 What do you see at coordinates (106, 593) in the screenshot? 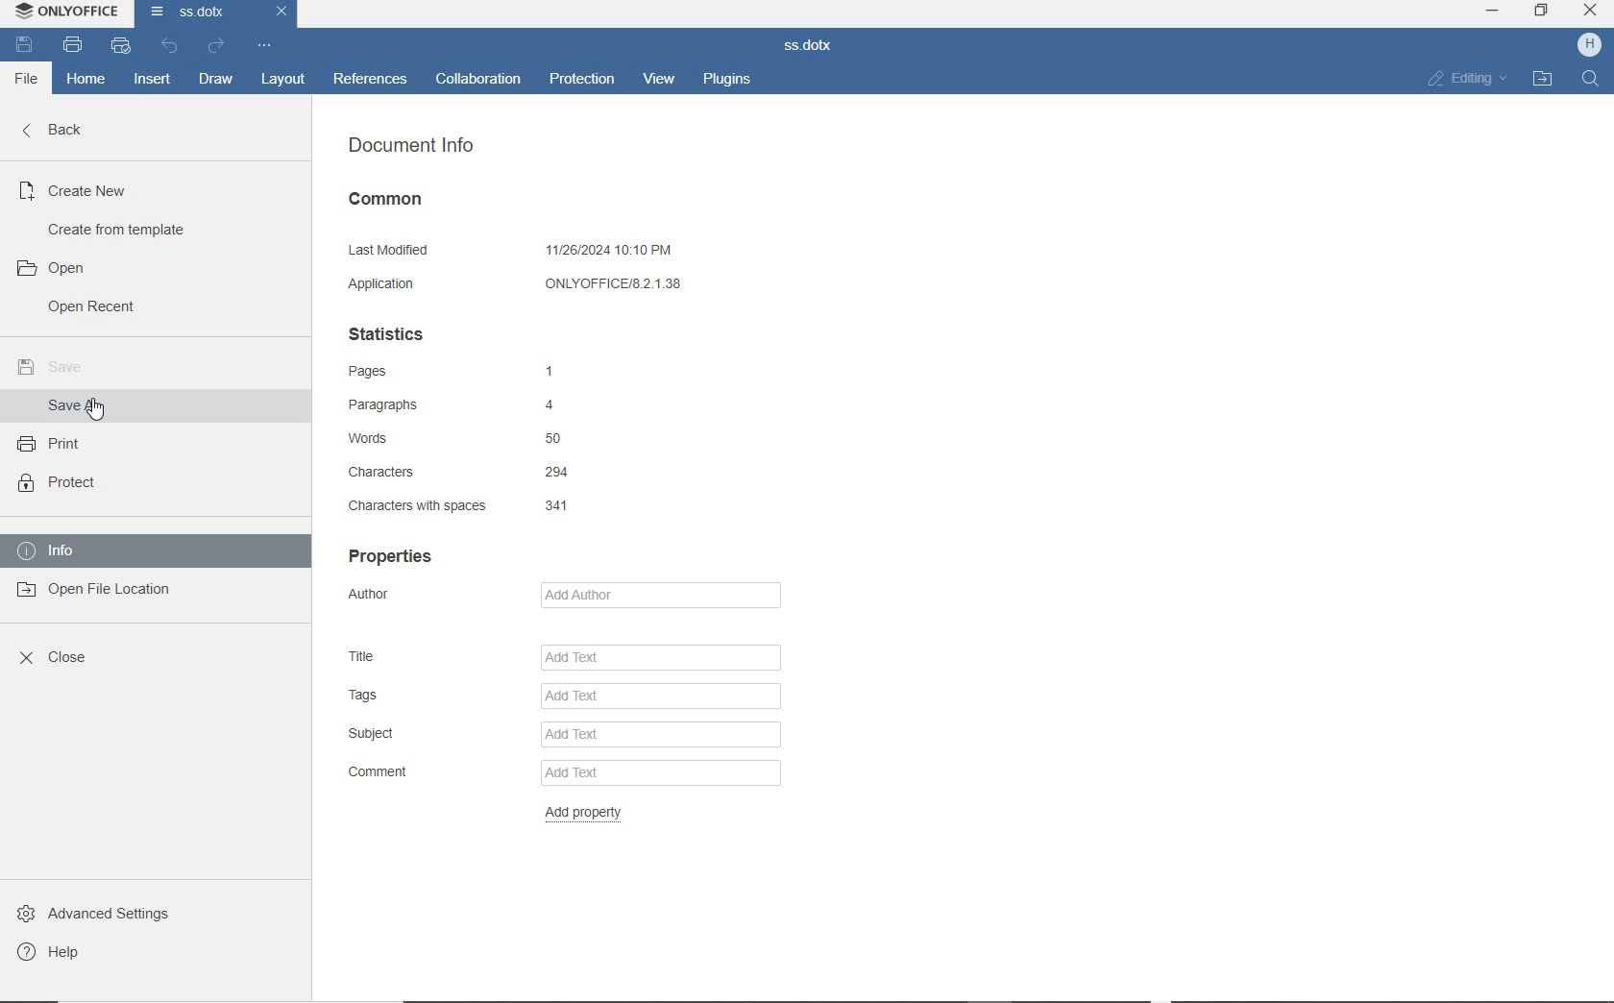
I see `OPEN FILE LOCATION` at bounding box center [106, 593].